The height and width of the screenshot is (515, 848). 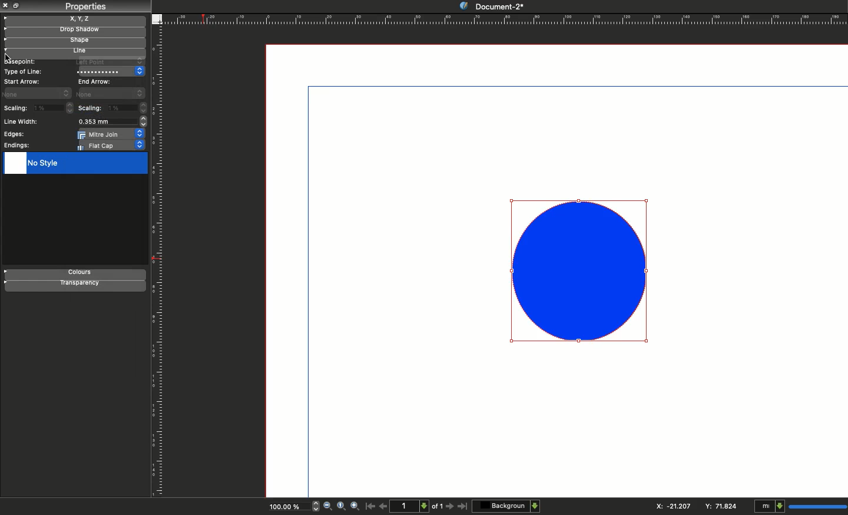 I want to click on colors, so click(x=76, y=273).